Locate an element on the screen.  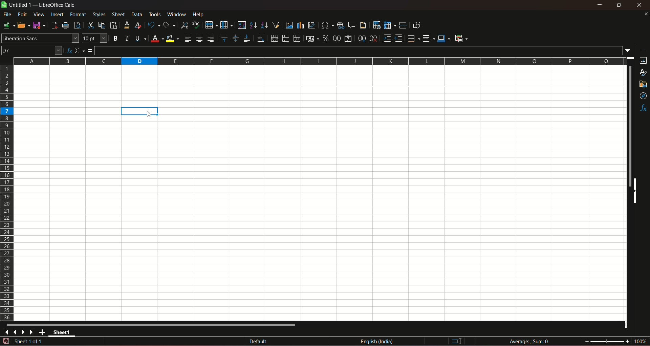
column is located at coordinates (226, 24).